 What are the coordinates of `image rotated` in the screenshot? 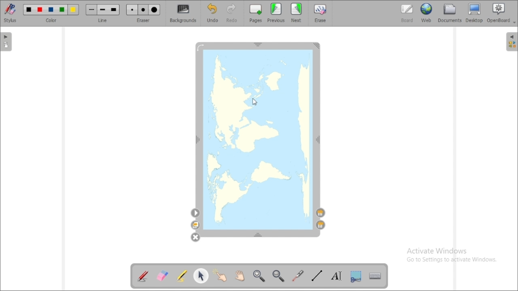 It's located at (257, 138).